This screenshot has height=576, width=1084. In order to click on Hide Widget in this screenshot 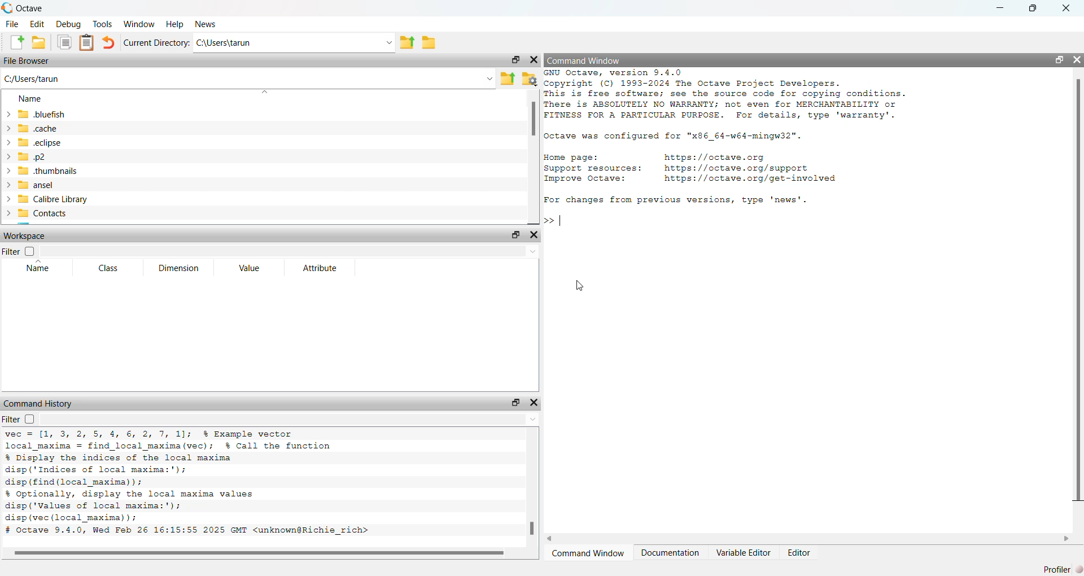, I will do `click(534, 235)`.